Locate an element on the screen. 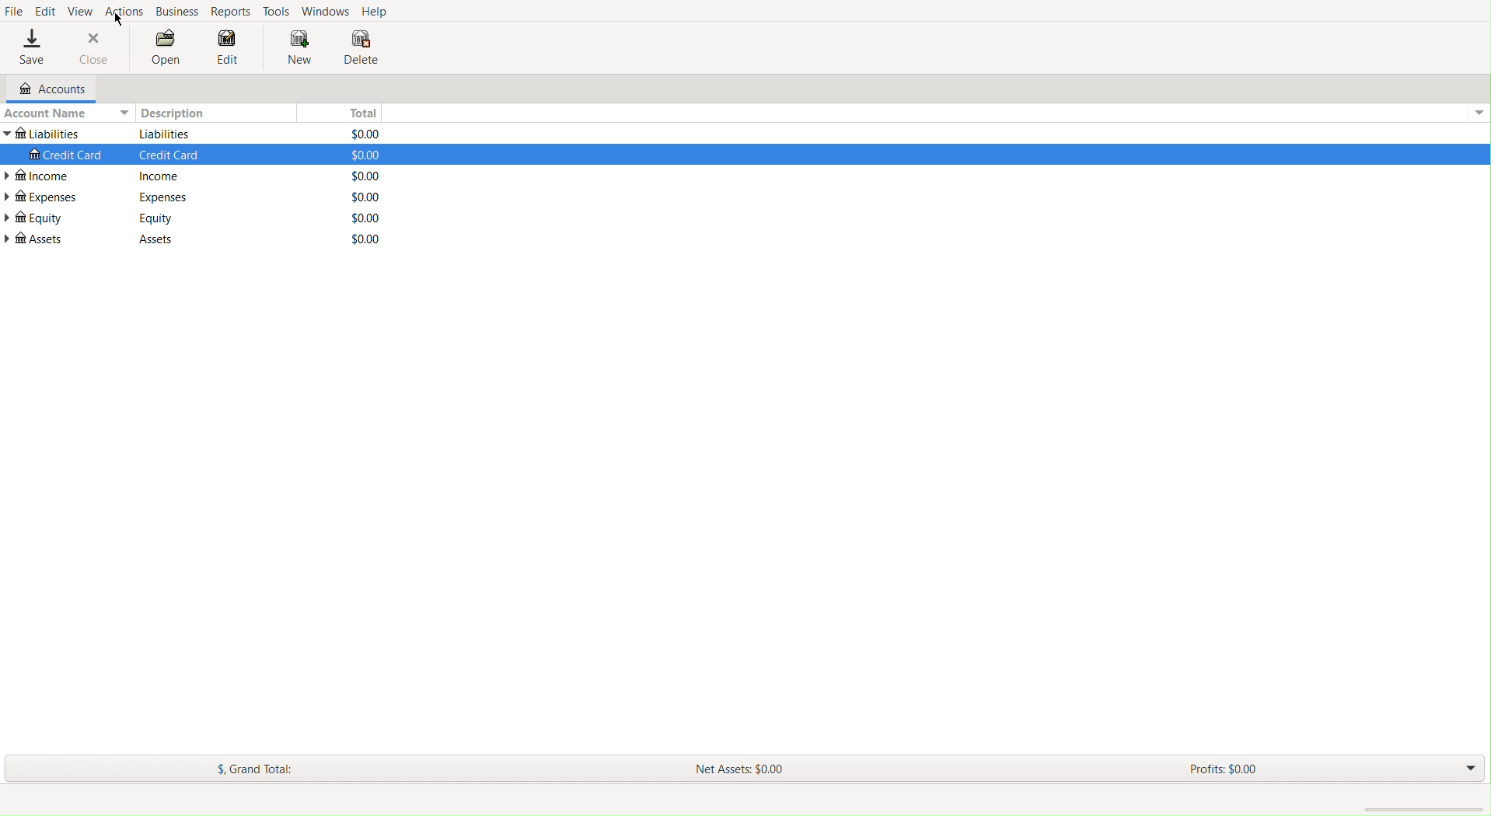 Image resolution: width=1491 pixels, height=816 pixels. Description is located at coordinates (156, 218).